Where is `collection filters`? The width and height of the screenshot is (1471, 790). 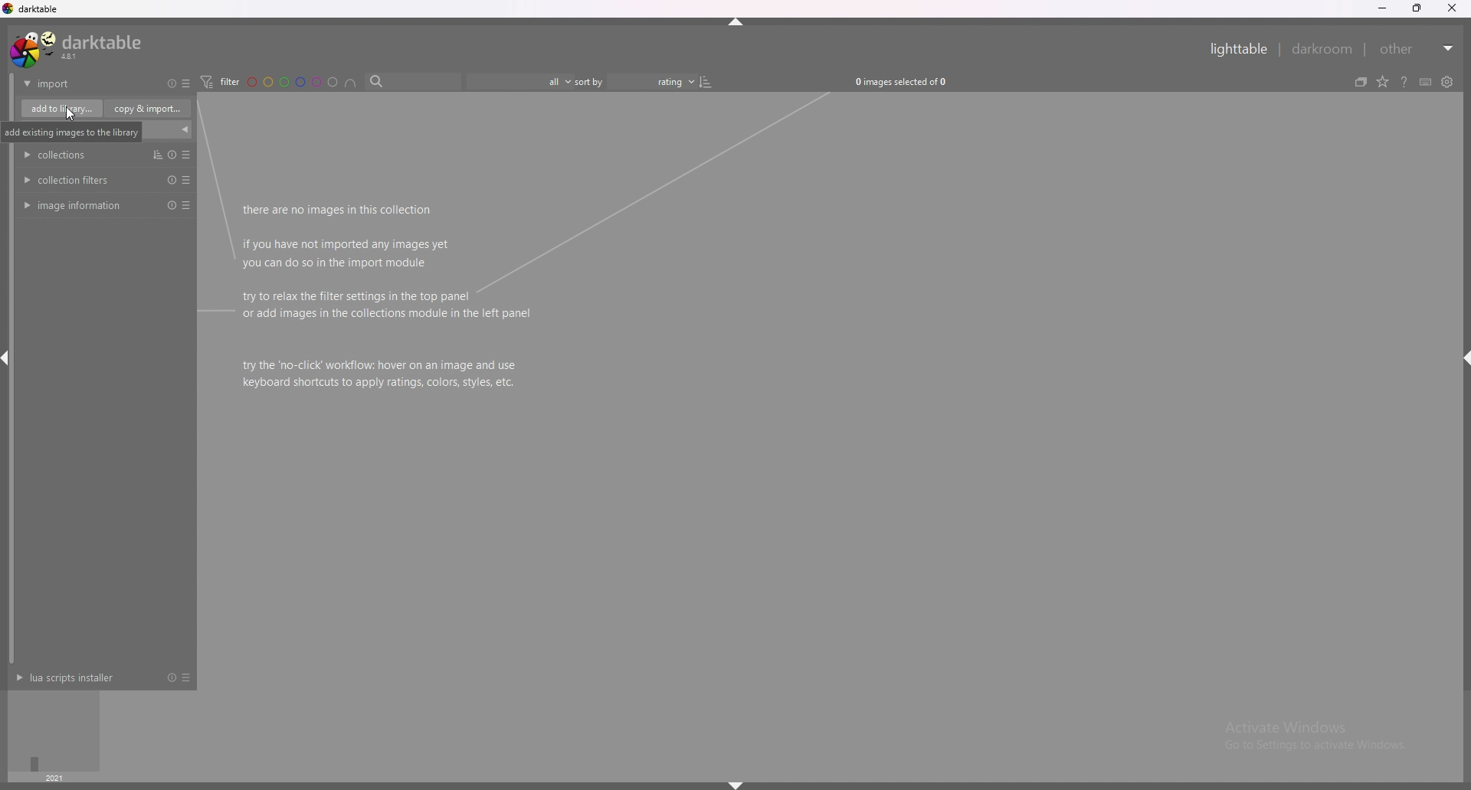
collection filters is located at coordinates (69, 180).